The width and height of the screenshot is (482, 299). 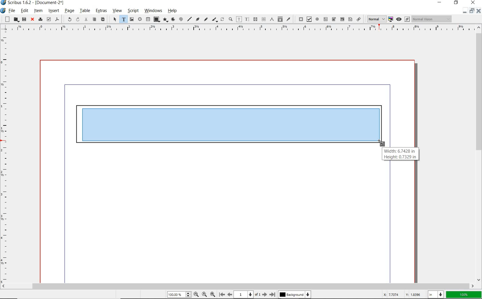 What do you see at coordinates (15, 19) in the screenshot?
I see `open` at bounding box center [15, 19].